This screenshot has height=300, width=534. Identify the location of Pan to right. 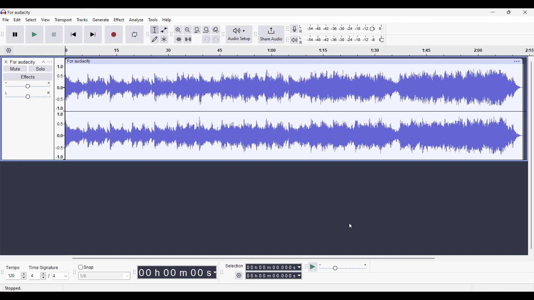
(49, 93).